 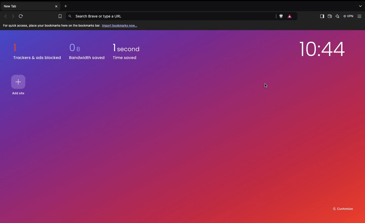 What do you see at coordinates (37, 51) in the screenshot?
I see `1 trackers & ads blocked` at bounding box center [37, 51].